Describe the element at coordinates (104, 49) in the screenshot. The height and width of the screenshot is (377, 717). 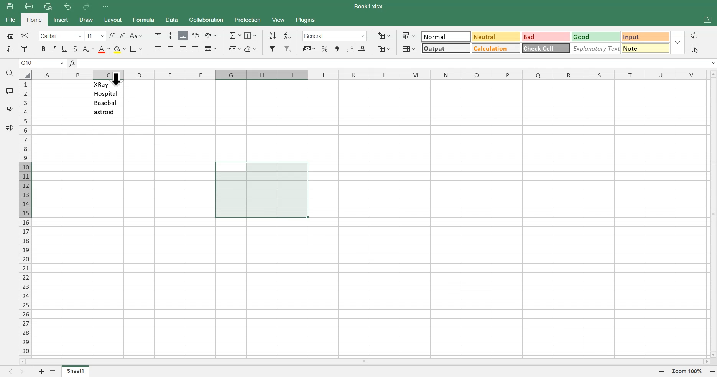
I see `Text Color` at that location.